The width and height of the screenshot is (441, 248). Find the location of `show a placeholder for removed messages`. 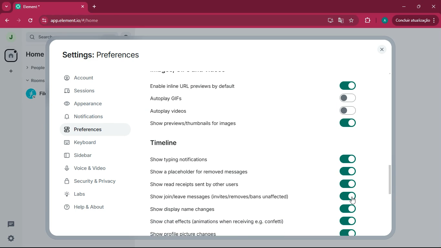

show a placeholder for removed messages is located at coordinates (199, 172).